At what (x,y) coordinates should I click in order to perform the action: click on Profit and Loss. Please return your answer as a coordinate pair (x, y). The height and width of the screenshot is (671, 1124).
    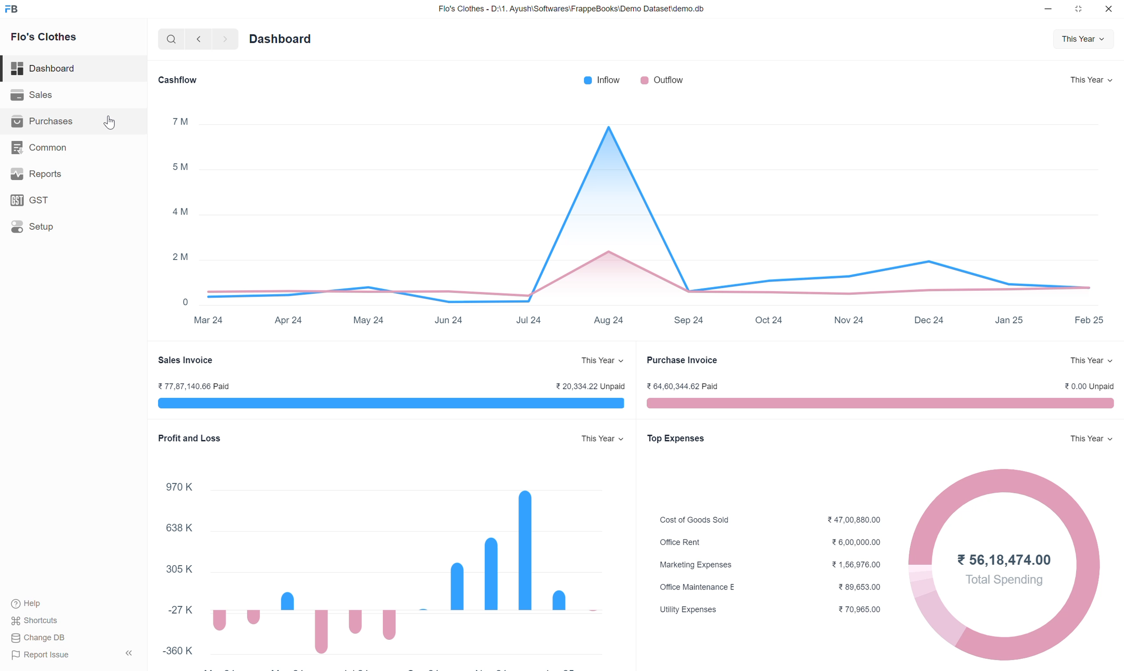
    Looking at the image, I should click on (191, 438).